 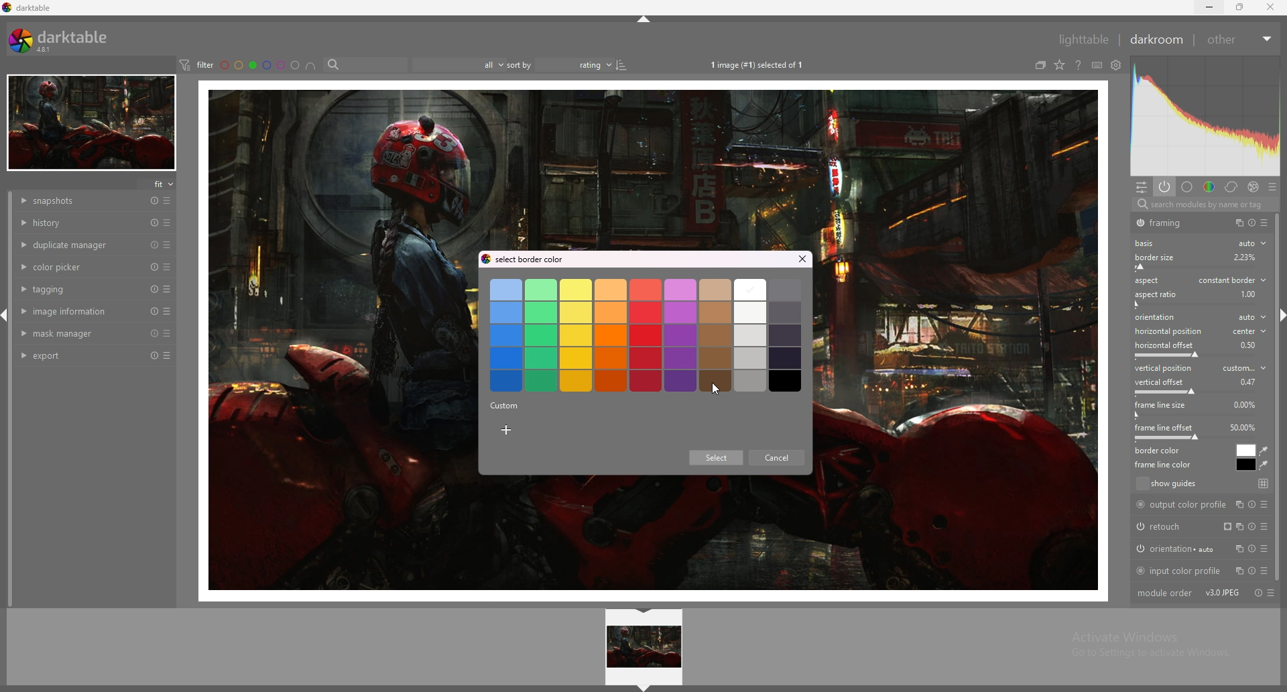 I want to click on hide, so click(x=646, y=687).